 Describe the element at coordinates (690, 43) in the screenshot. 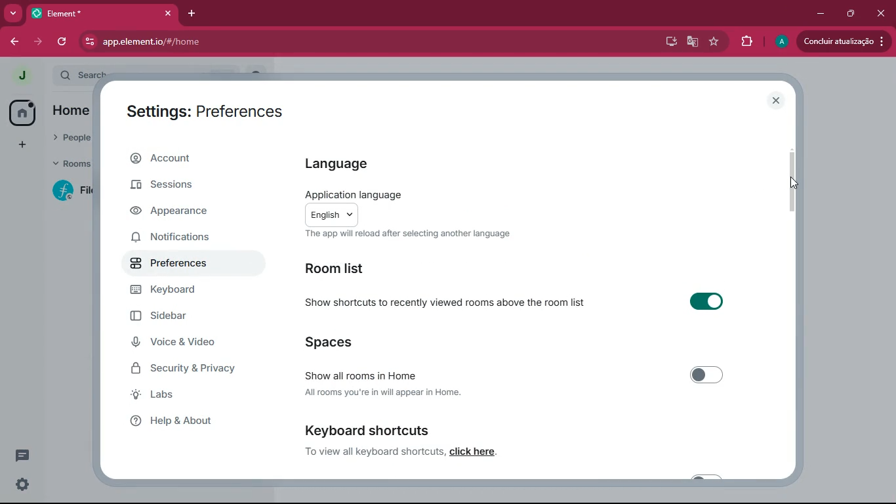

I see `google translate ` at that location.